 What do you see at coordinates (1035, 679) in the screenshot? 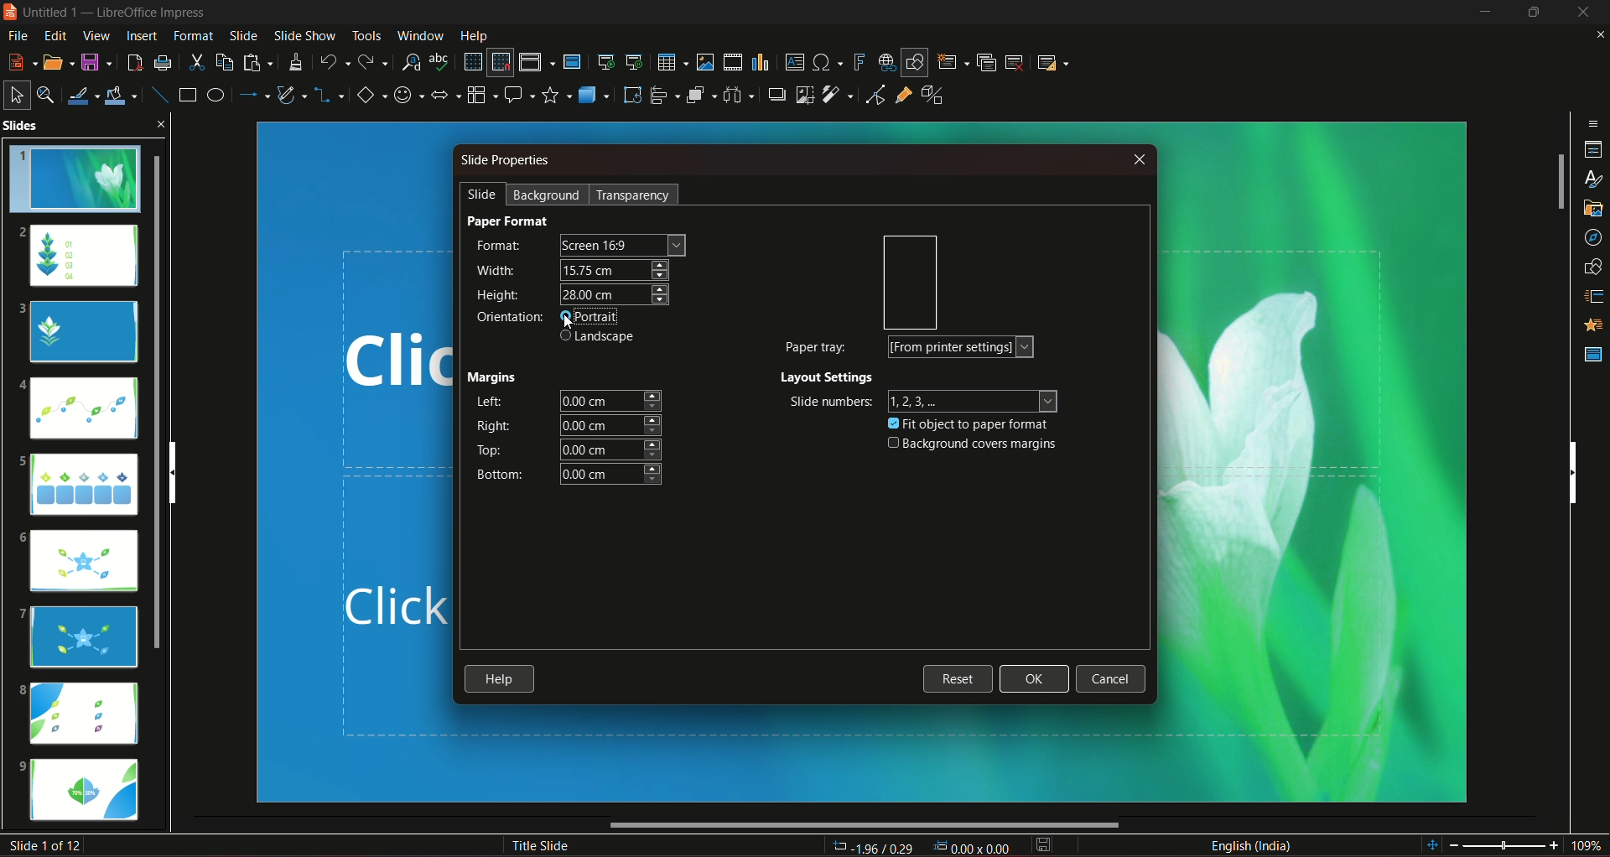
I see `ok` at bounding box center [1035, 679].